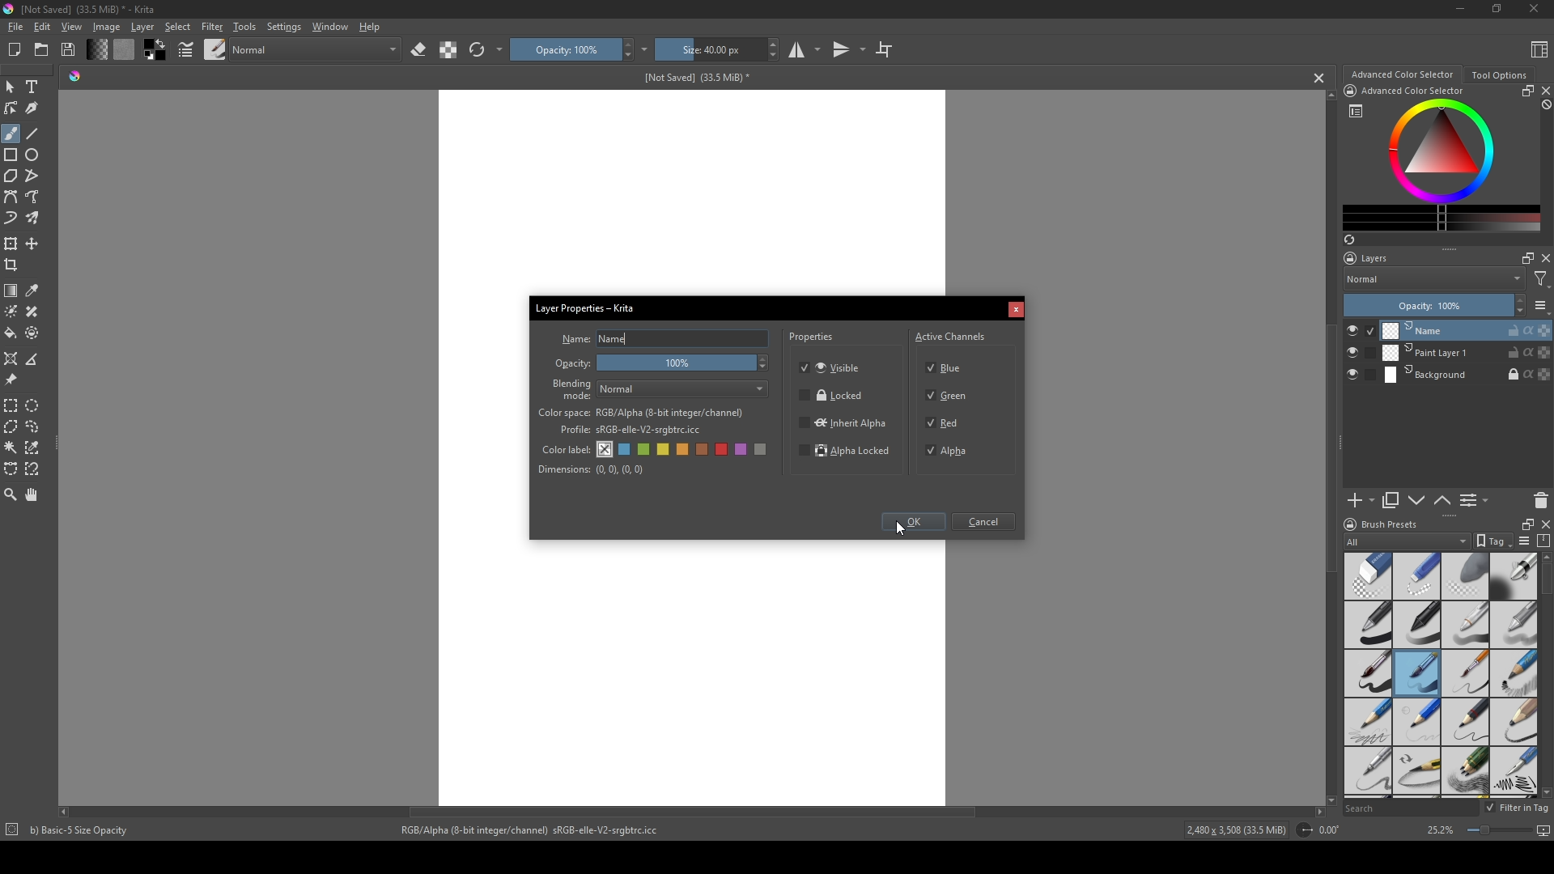 The width and height of the screenshot is (1554, 874). Describe the element at coordinates (913, 524) in the screenshot. I see `OK` at that location.